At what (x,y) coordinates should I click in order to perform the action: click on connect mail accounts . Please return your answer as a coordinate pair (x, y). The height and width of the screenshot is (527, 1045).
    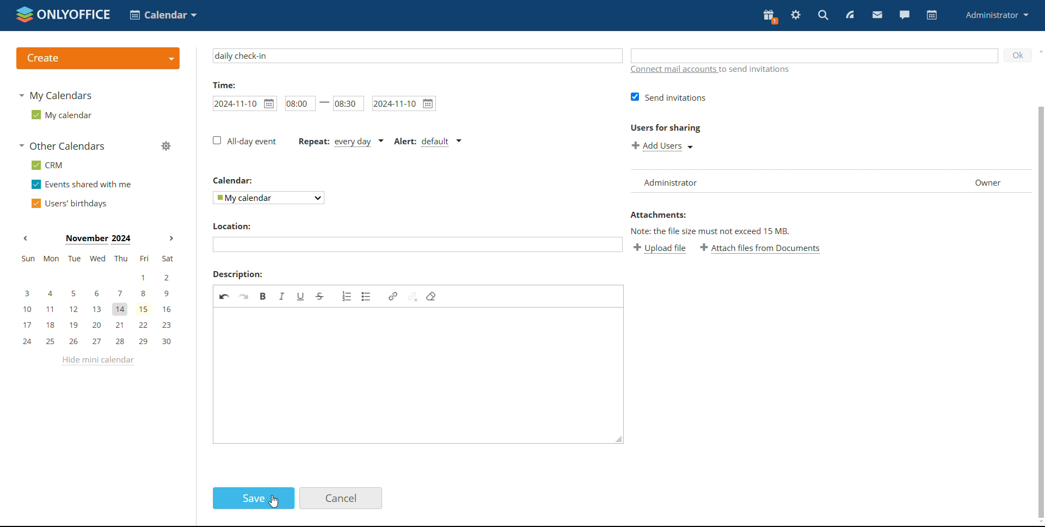
    Looking at the image, I should click on (718, 70).